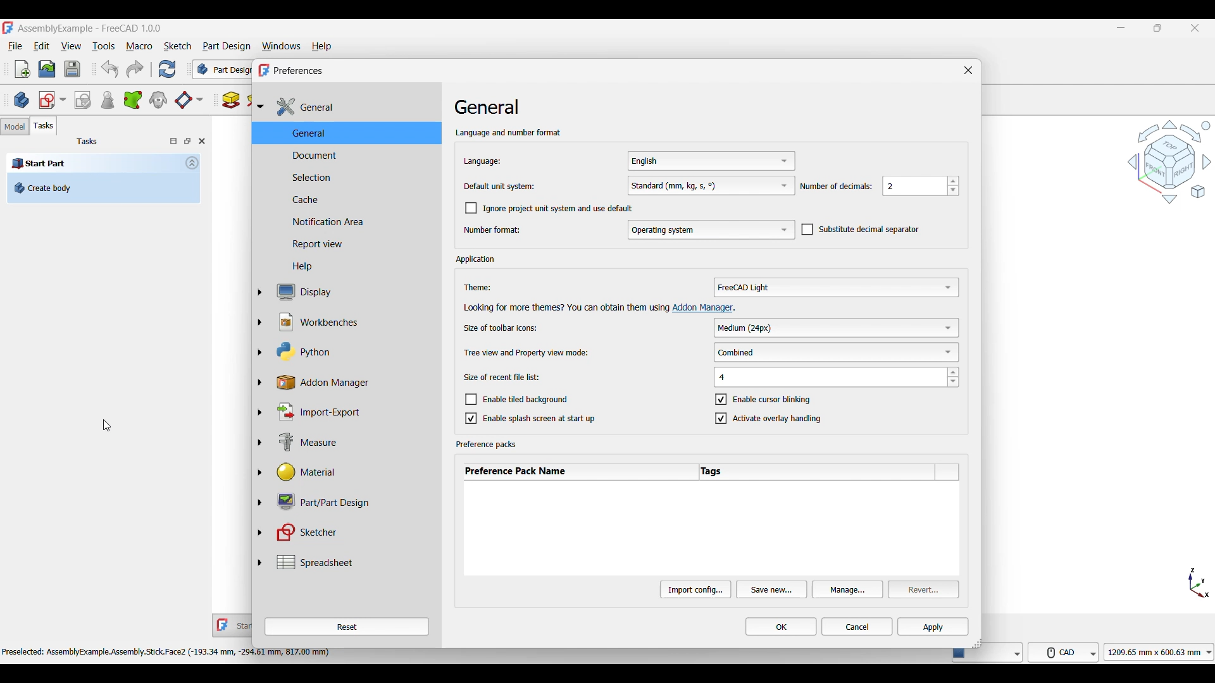  What do you see at coordinates (89, 29) in the screenshot?
I see `AssemblyExample - FreeCAD 1.0.0` at bounding box center [89, 29].